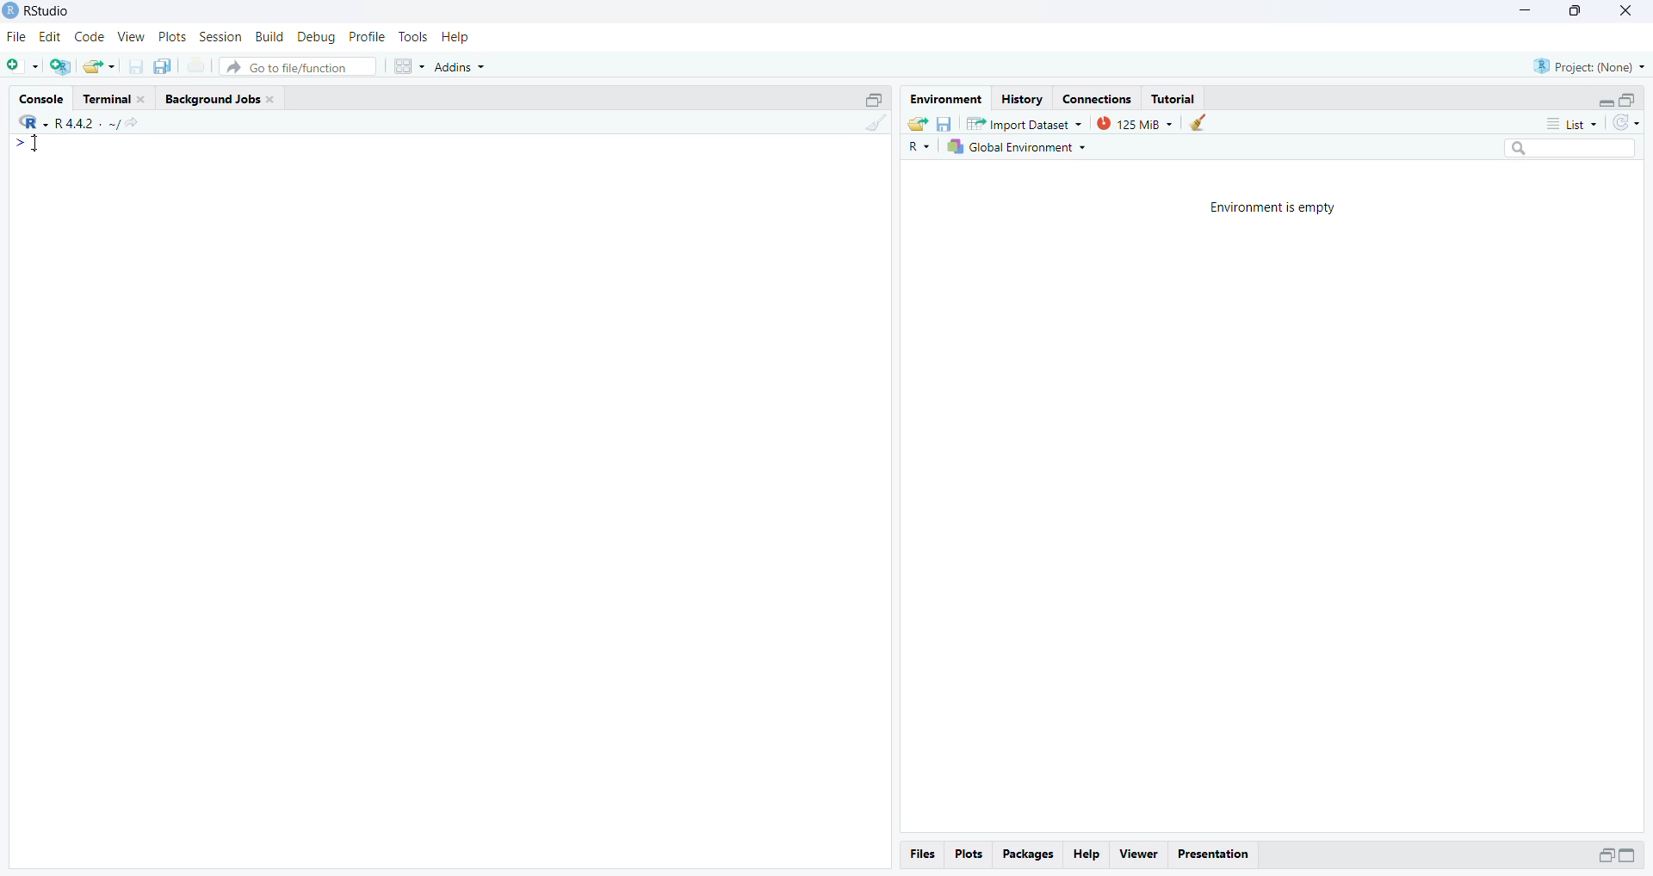 The width and height of the screenshot is (1653, 876). Describe the element at coordinates (100, 66) in the screenshot. I see `open existing file` at that location.